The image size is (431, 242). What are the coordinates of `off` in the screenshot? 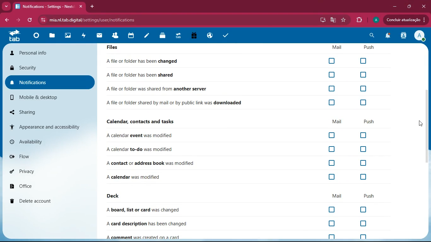 It's located at (333, 164).